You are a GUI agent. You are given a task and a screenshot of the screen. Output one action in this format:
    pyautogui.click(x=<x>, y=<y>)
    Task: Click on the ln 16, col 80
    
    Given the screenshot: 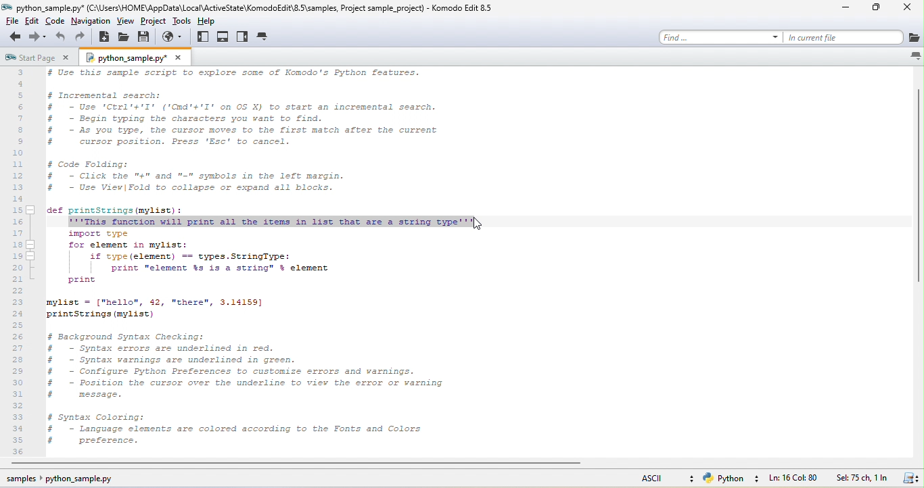 What is the action you would take?
    pyautogui.click(x=795, y=479)
    